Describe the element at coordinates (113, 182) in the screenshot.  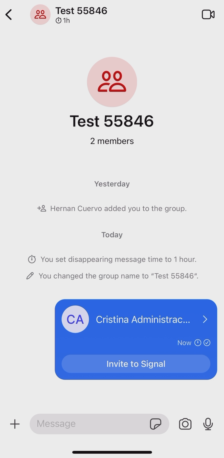
I see `Yesterday` at that location.